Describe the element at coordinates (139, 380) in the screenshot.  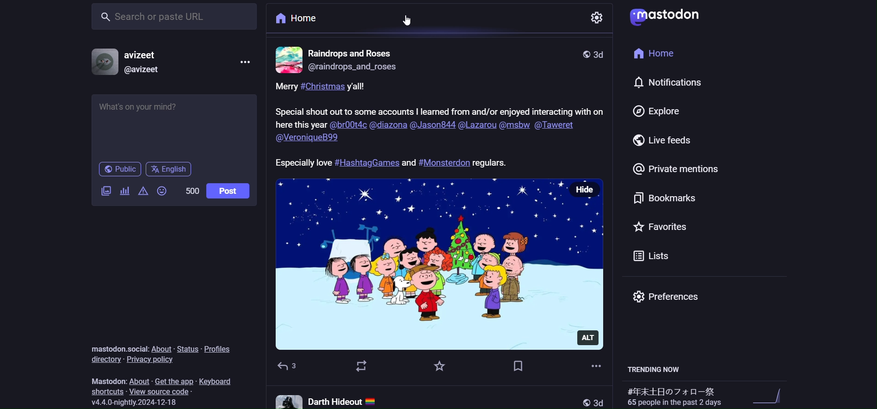
I see `about` at that location.